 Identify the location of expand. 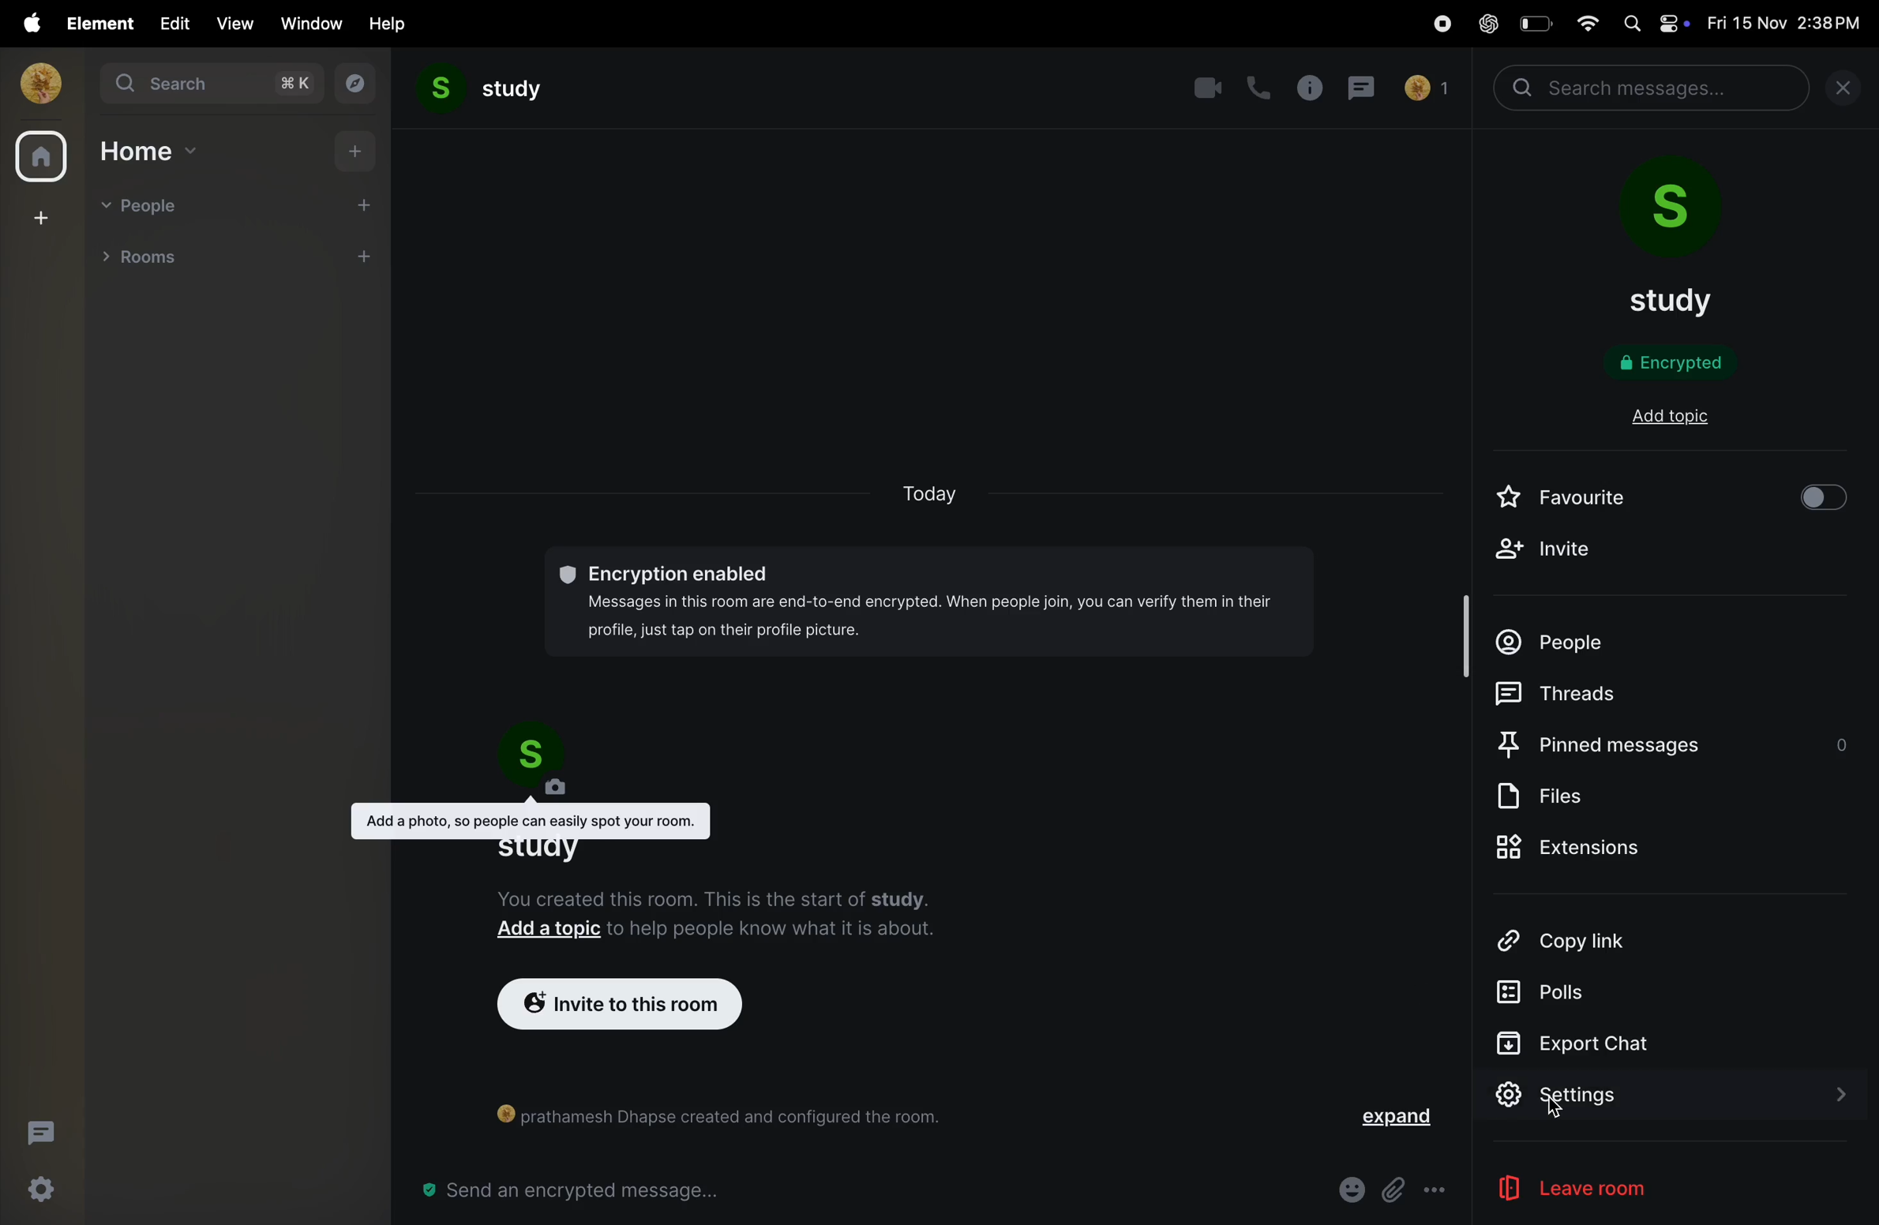
(1397, 1122).